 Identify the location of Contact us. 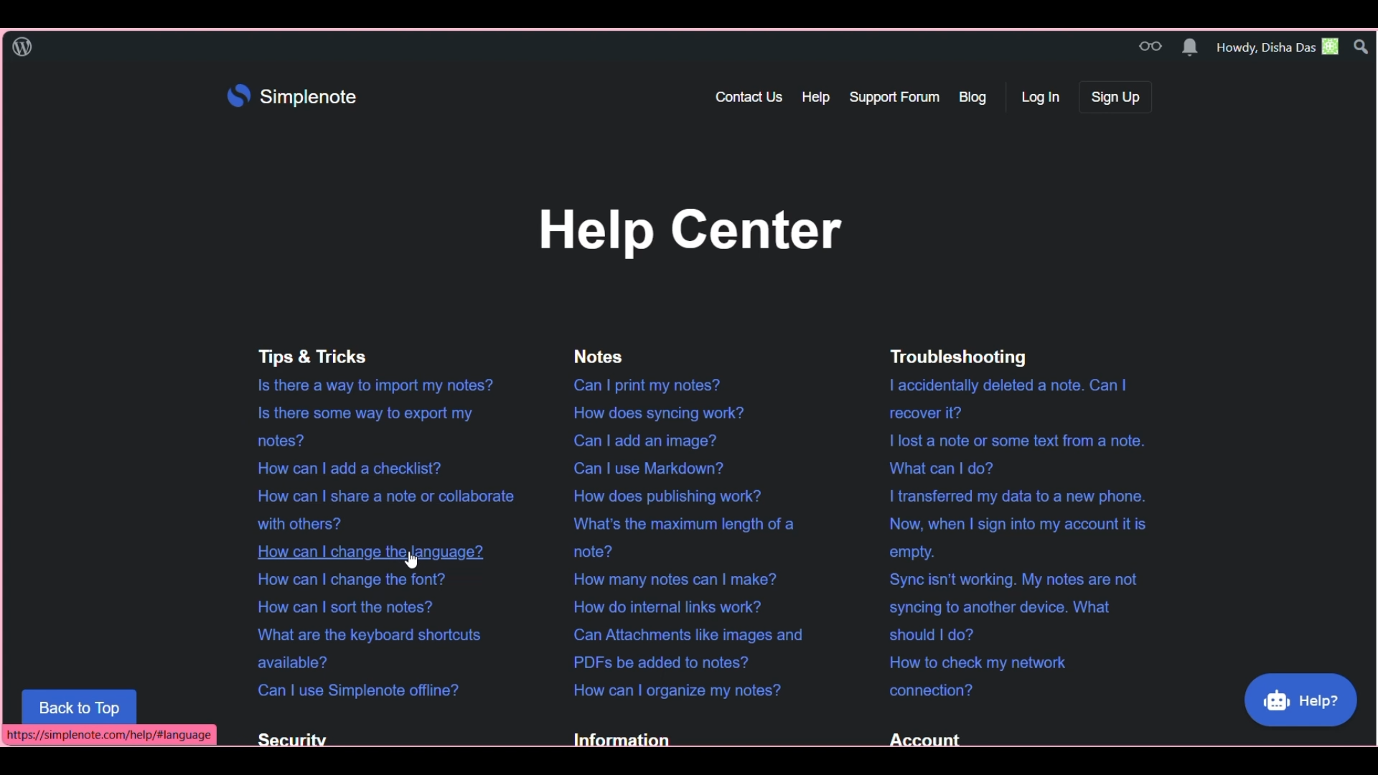
(751, 96).